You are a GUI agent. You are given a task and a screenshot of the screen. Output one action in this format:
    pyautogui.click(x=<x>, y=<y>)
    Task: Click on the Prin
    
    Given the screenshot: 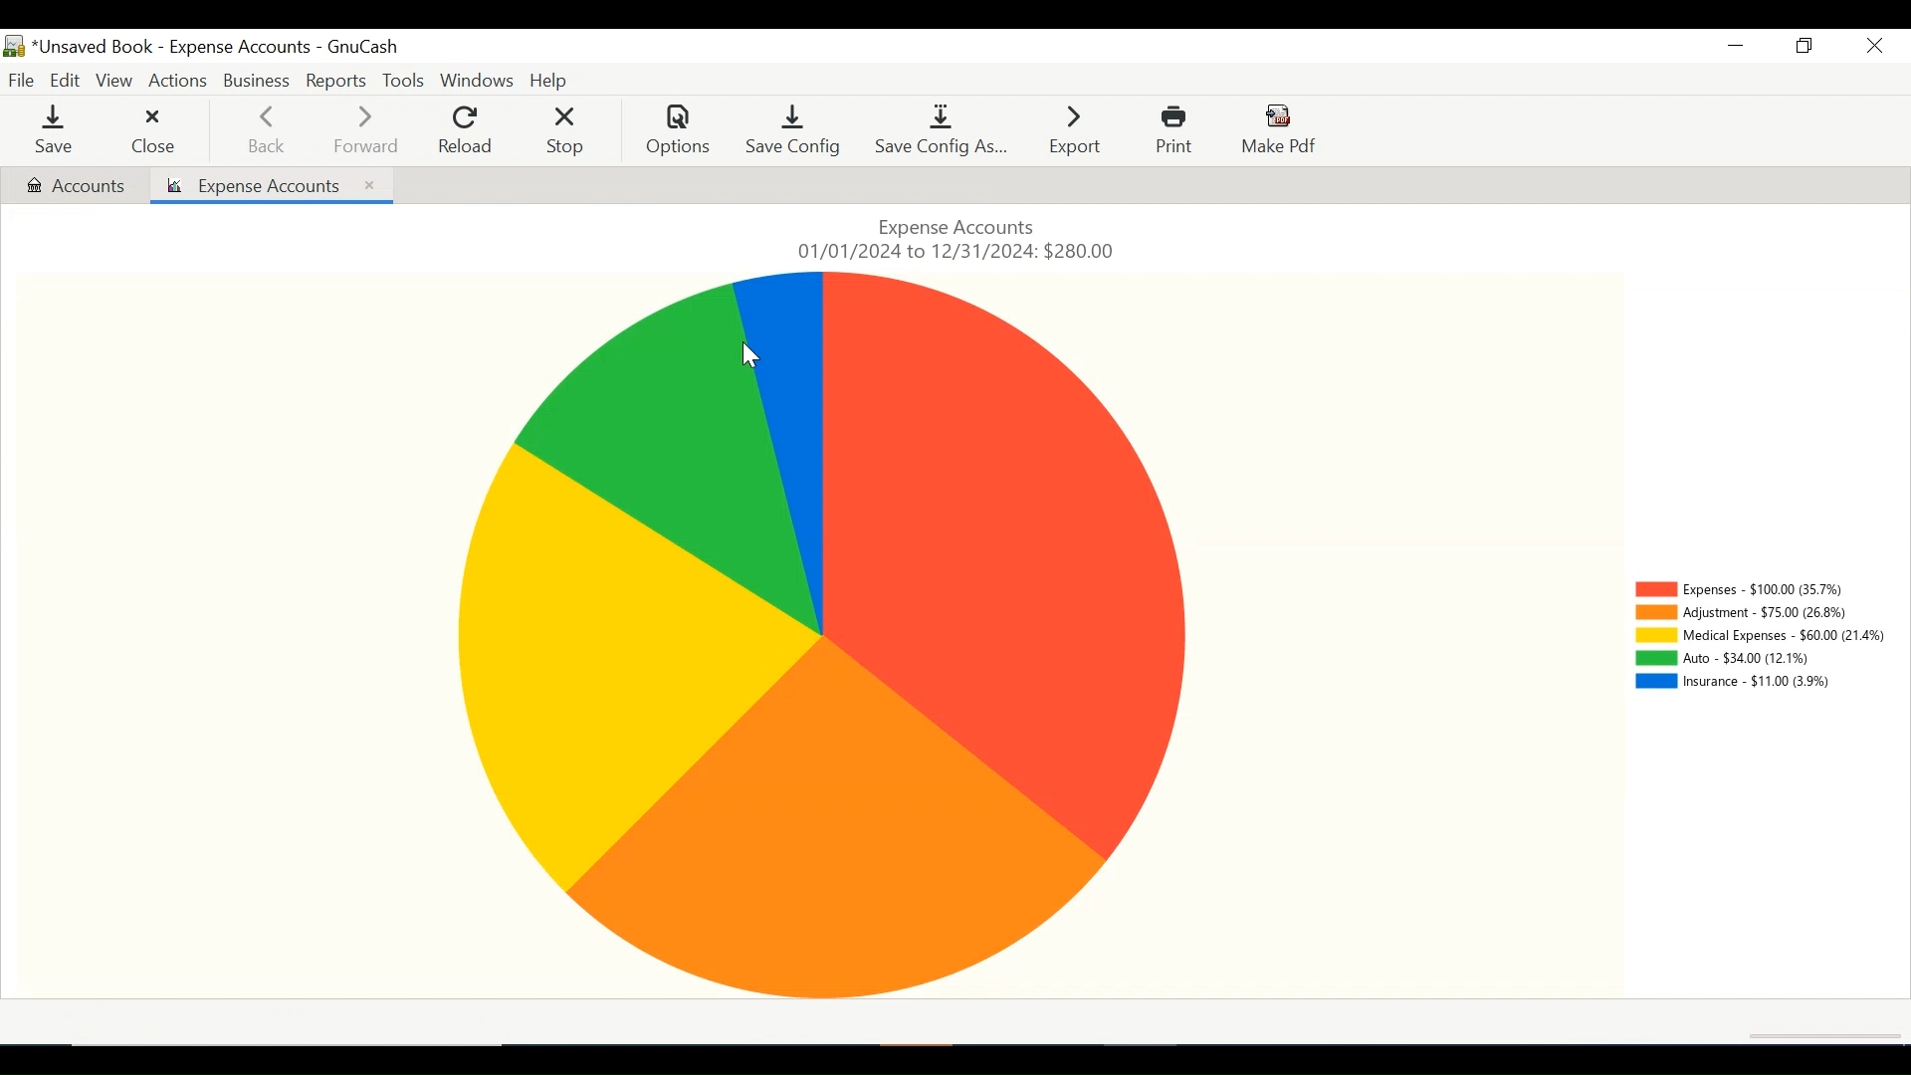 What is the action you would take?
    pyautogui.click(x=1173, y=129)
    